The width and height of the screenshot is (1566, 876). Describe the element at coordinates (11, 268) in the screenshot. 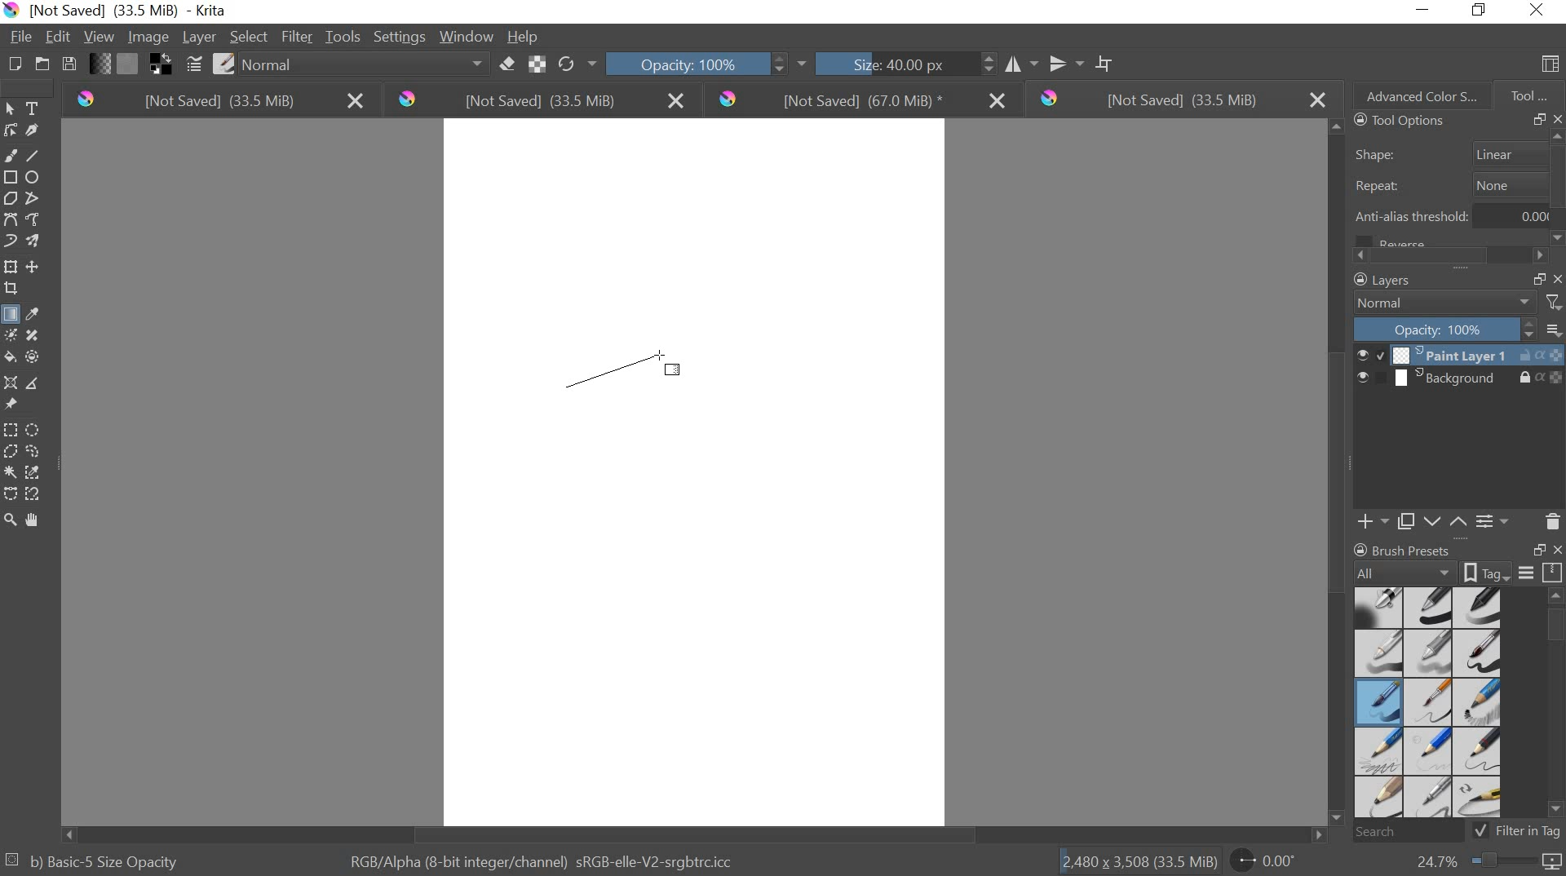

I see `tranform layer` at that location.